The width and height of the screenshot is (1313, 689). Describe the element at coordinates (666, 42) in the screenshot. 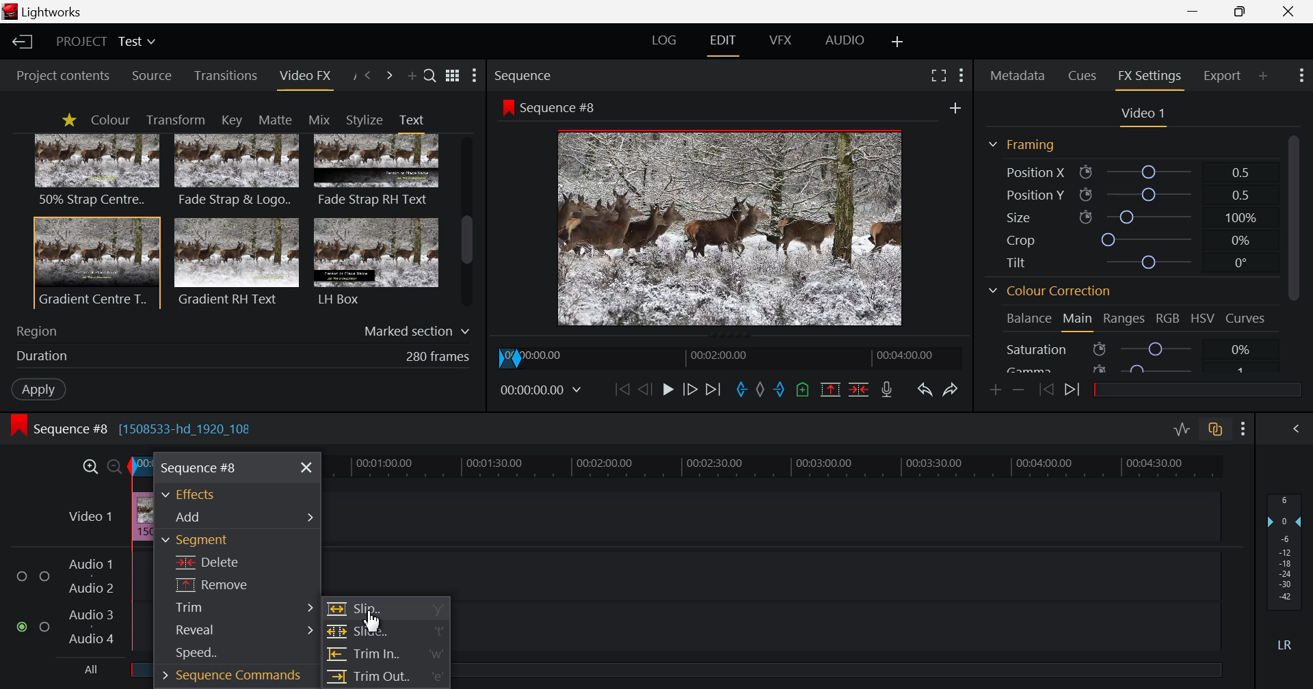

I see `LOG Layout` at that location.